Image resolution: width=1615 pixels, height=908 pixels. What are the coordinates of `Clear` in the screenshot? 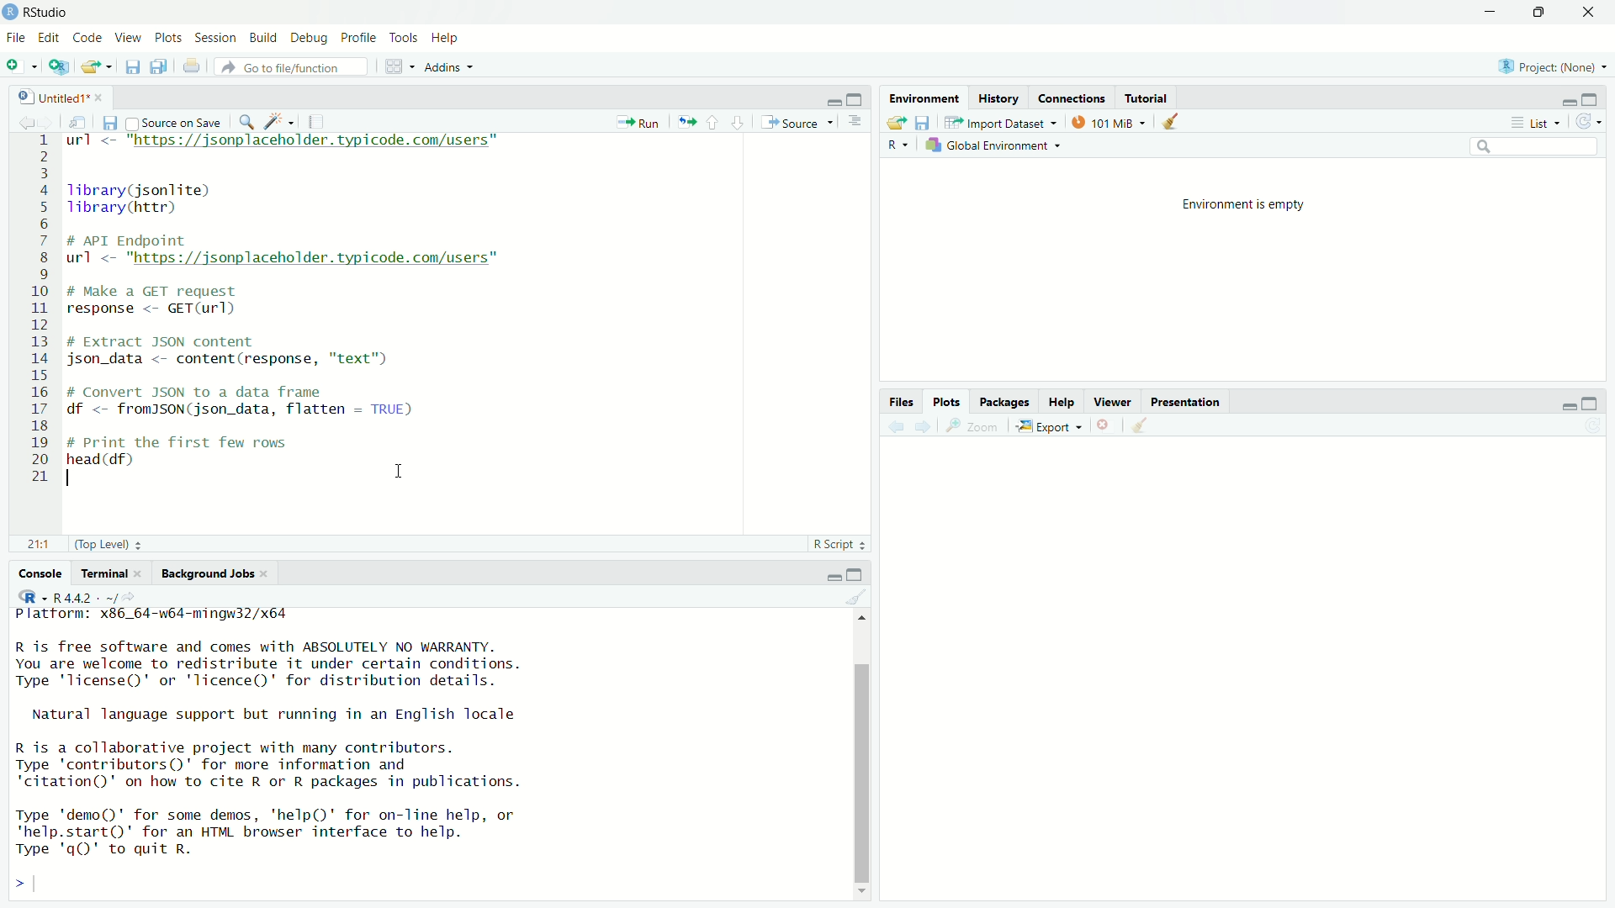 It's located at (855, 599).